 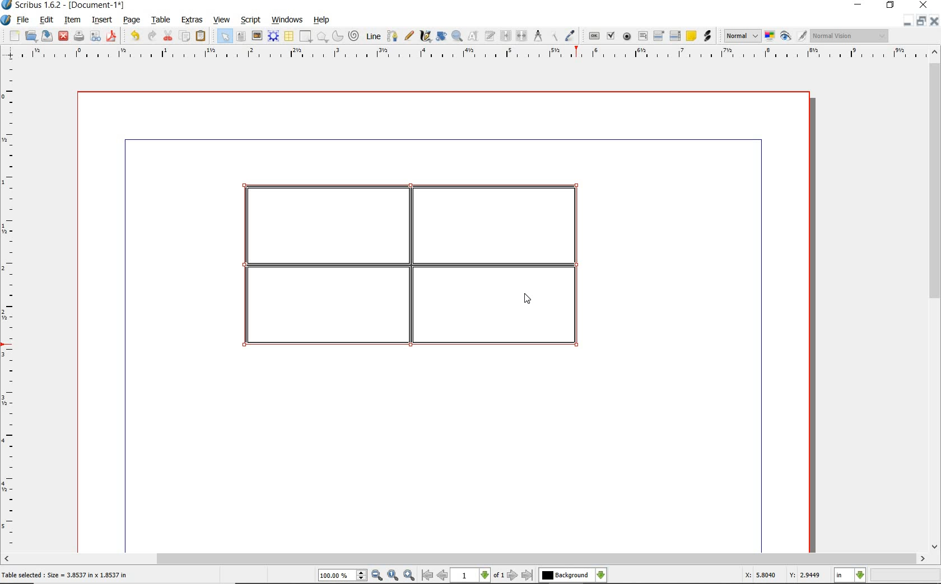 I want to click on shape, so click(x=305, y=37).